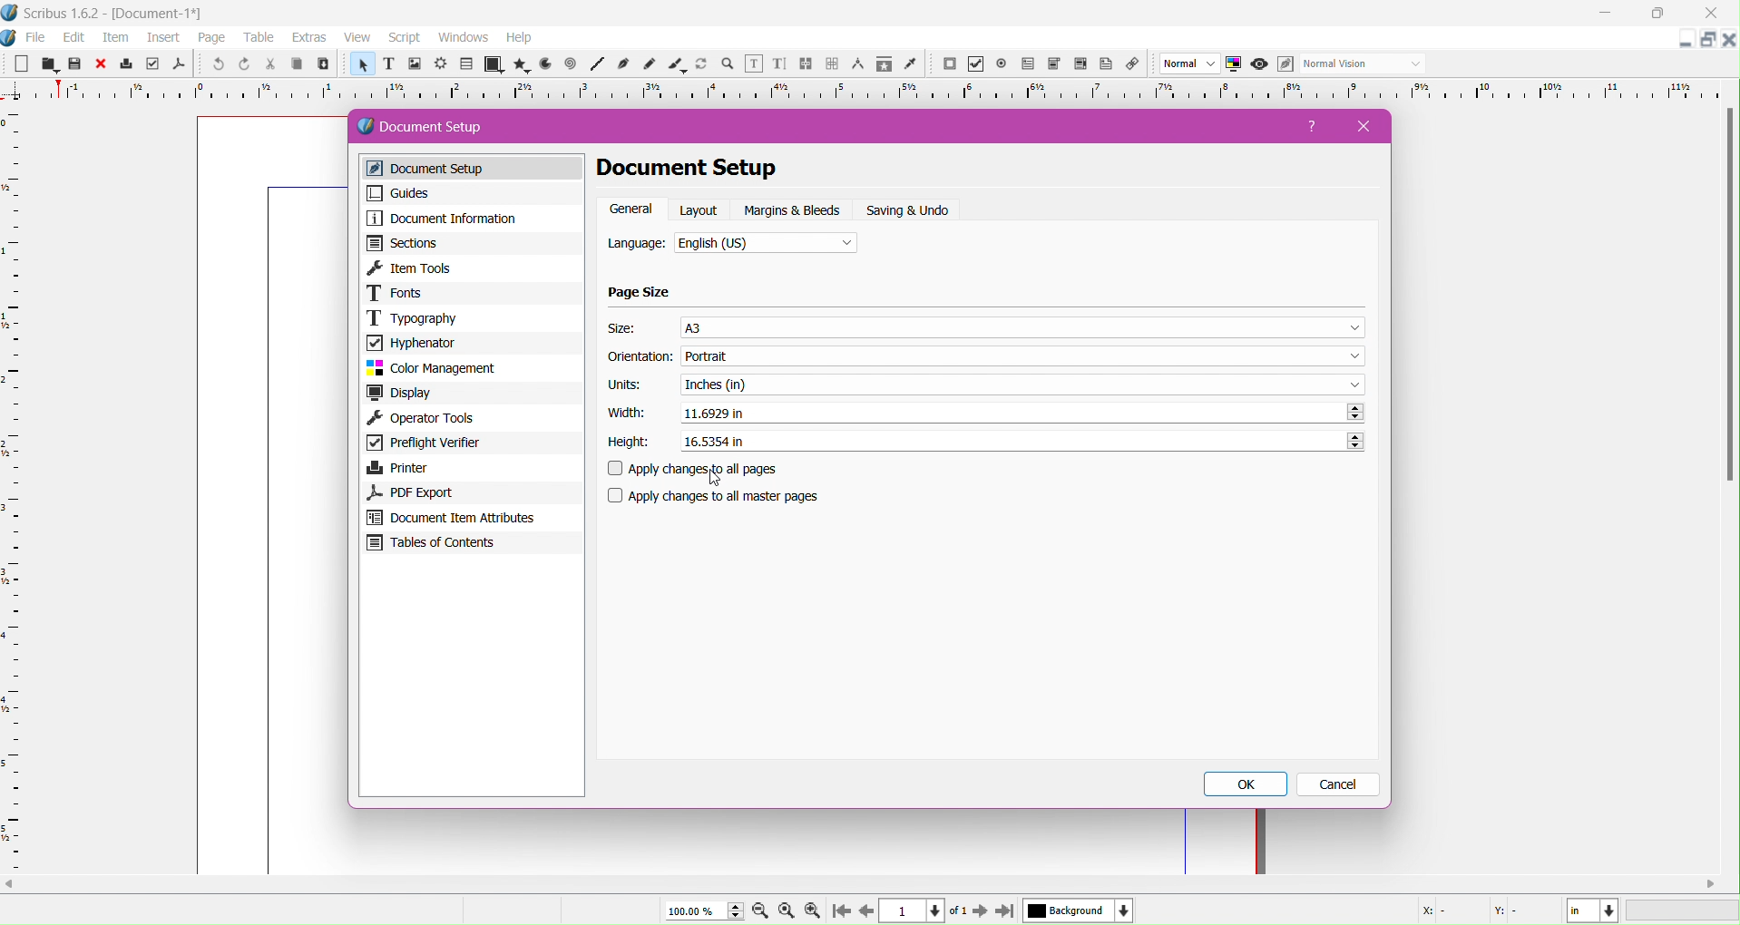 This screenshot has height=925, width=1740. I want to click on Color Management, so click(471, 368).